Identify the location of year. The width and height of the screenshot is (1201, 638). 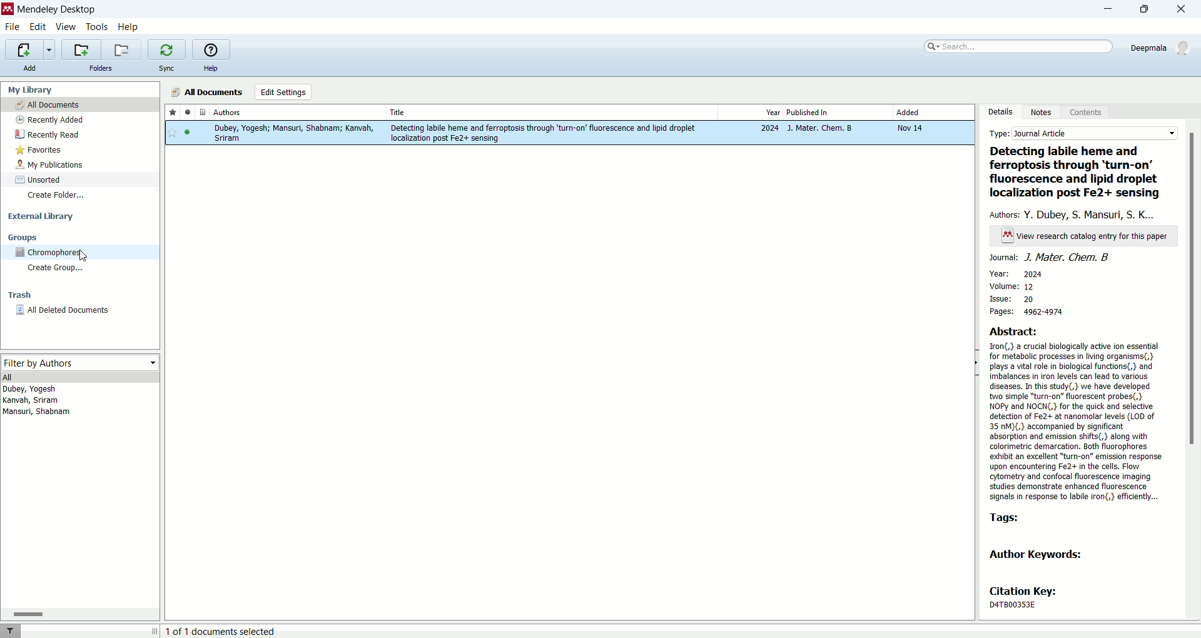
(749, 112).